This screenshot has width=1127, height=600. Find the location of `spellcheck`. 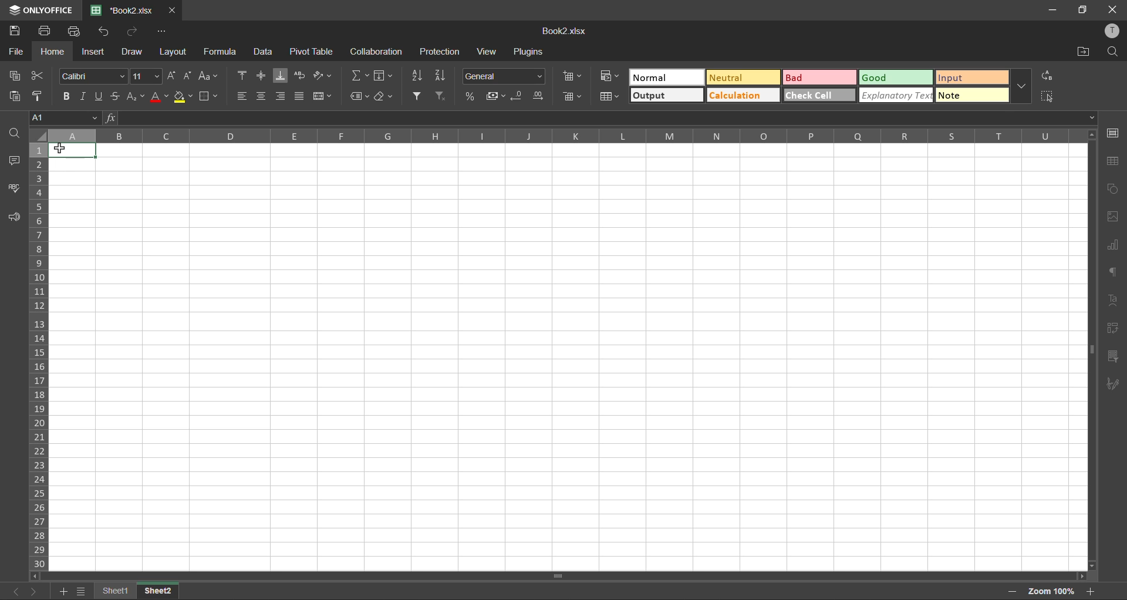

spellcheck is located at coordinates (15, 187).